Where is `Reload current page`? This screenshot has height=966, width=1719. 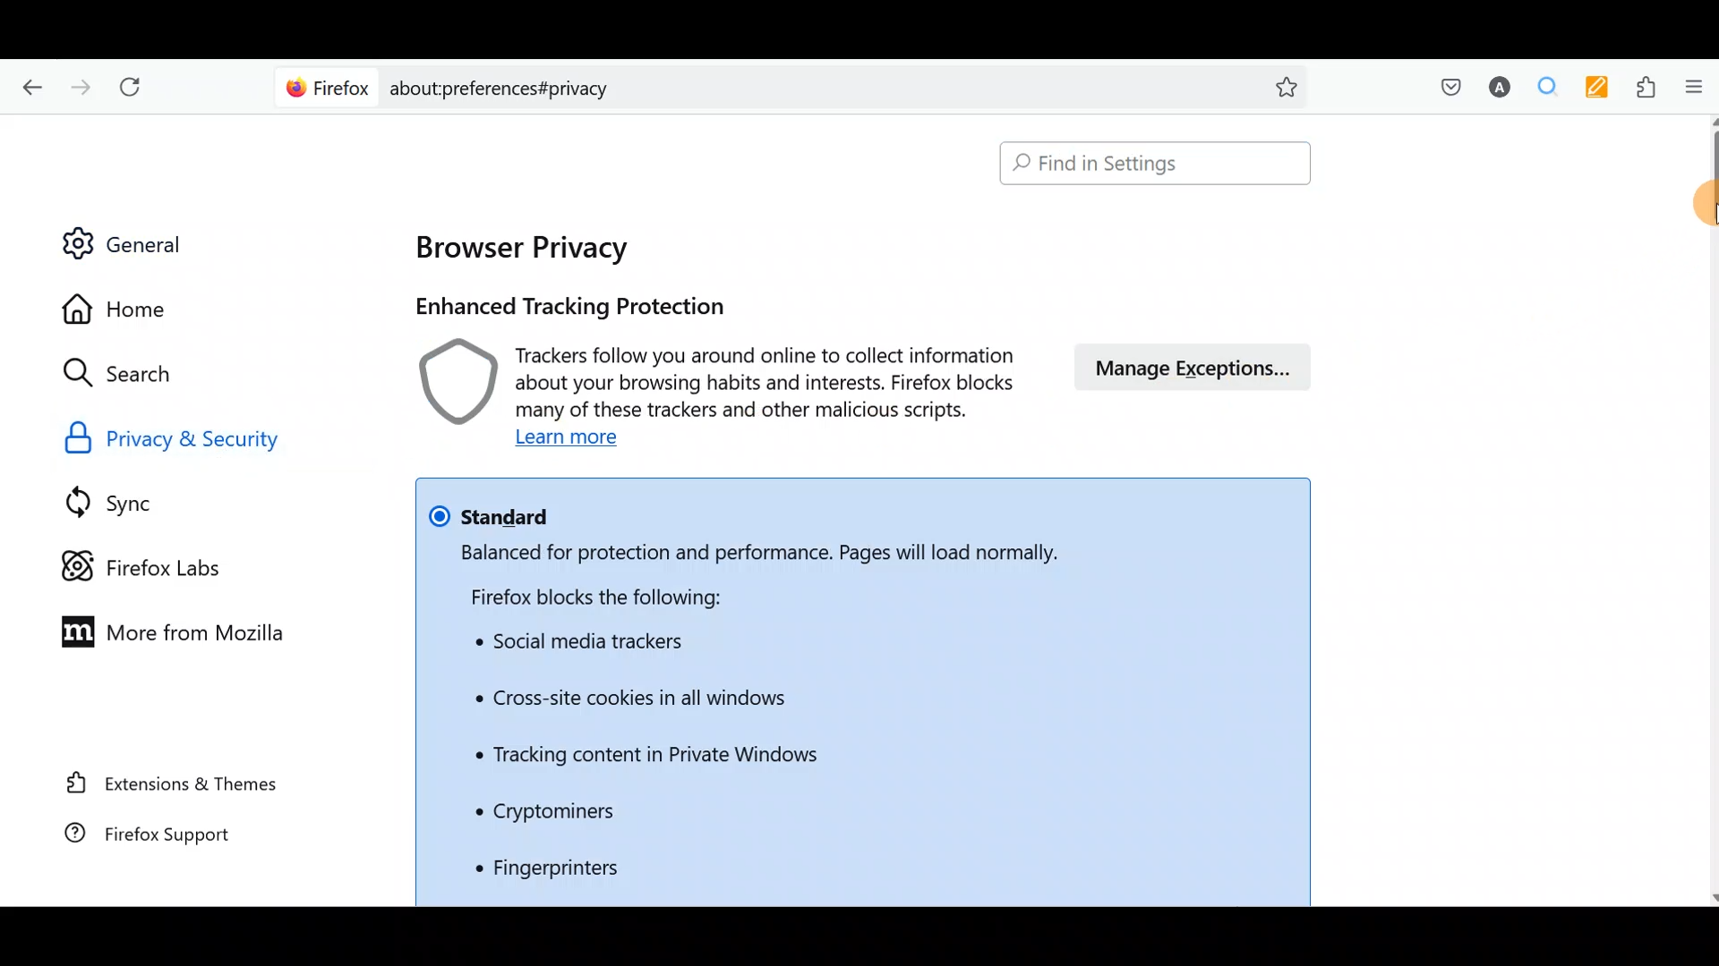
Reload current page is located at coordinates (136, 88).